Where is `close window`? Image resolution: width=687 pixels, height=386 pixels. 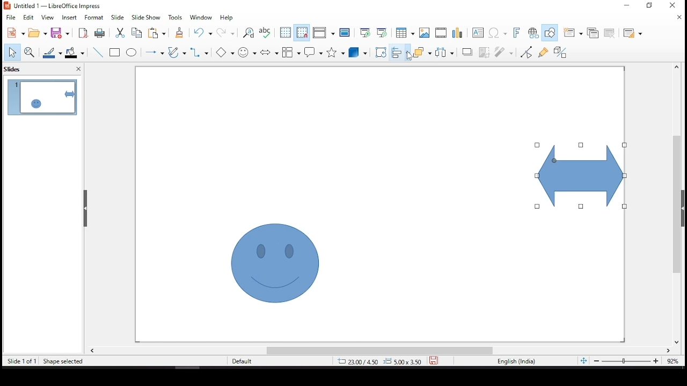
close window is located at coordinates (672, 5).